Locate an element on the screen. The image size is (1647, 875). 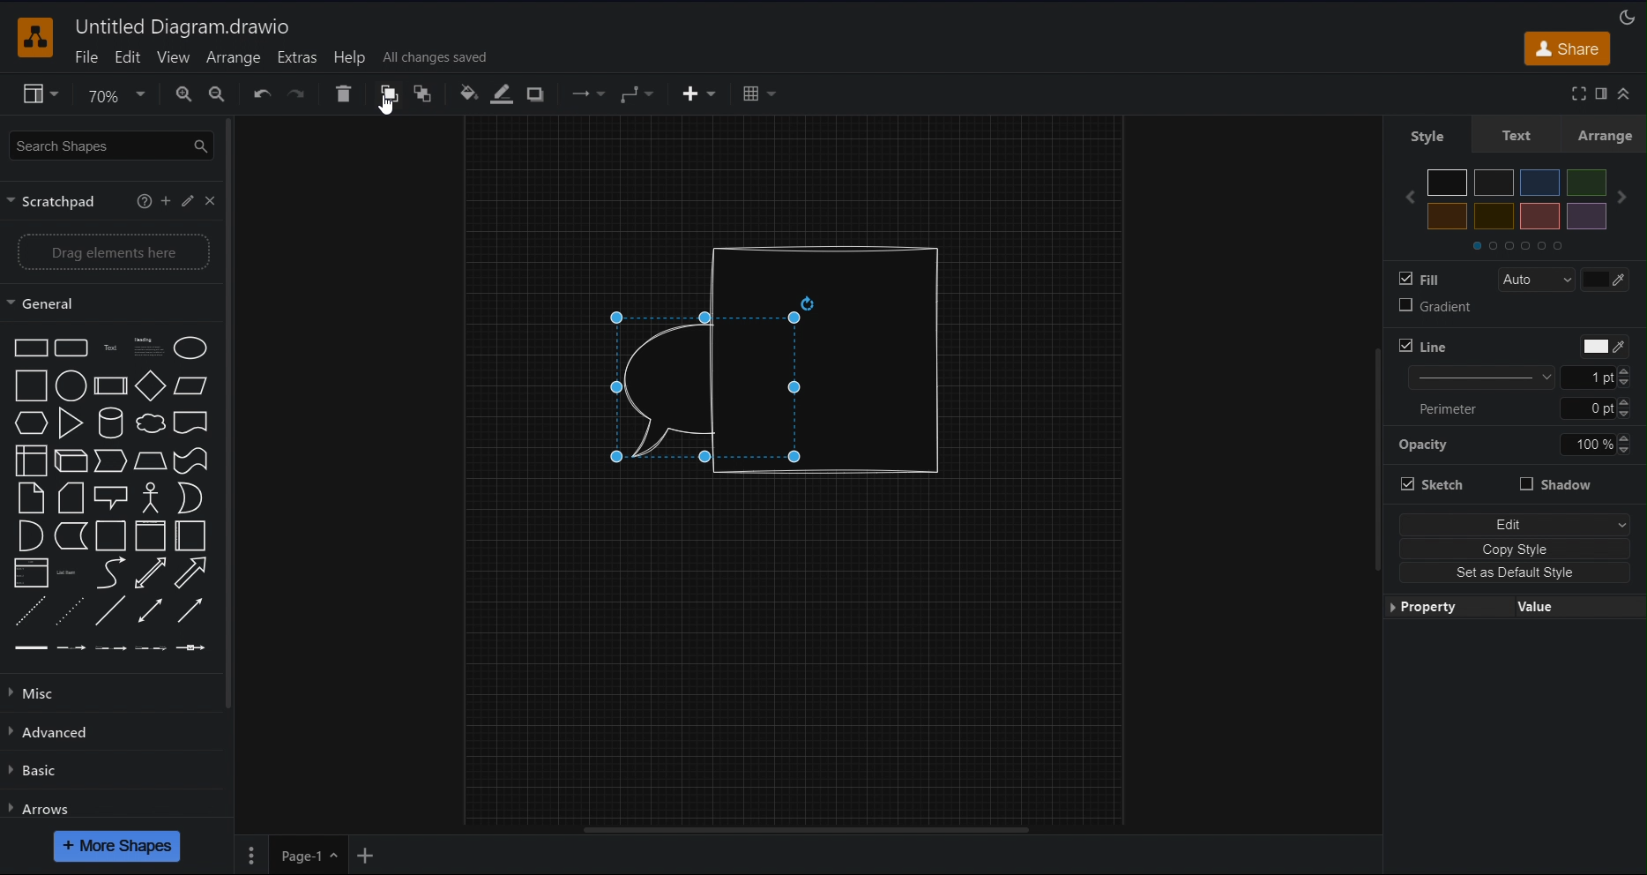
Link is located at coordinates (30, 648).